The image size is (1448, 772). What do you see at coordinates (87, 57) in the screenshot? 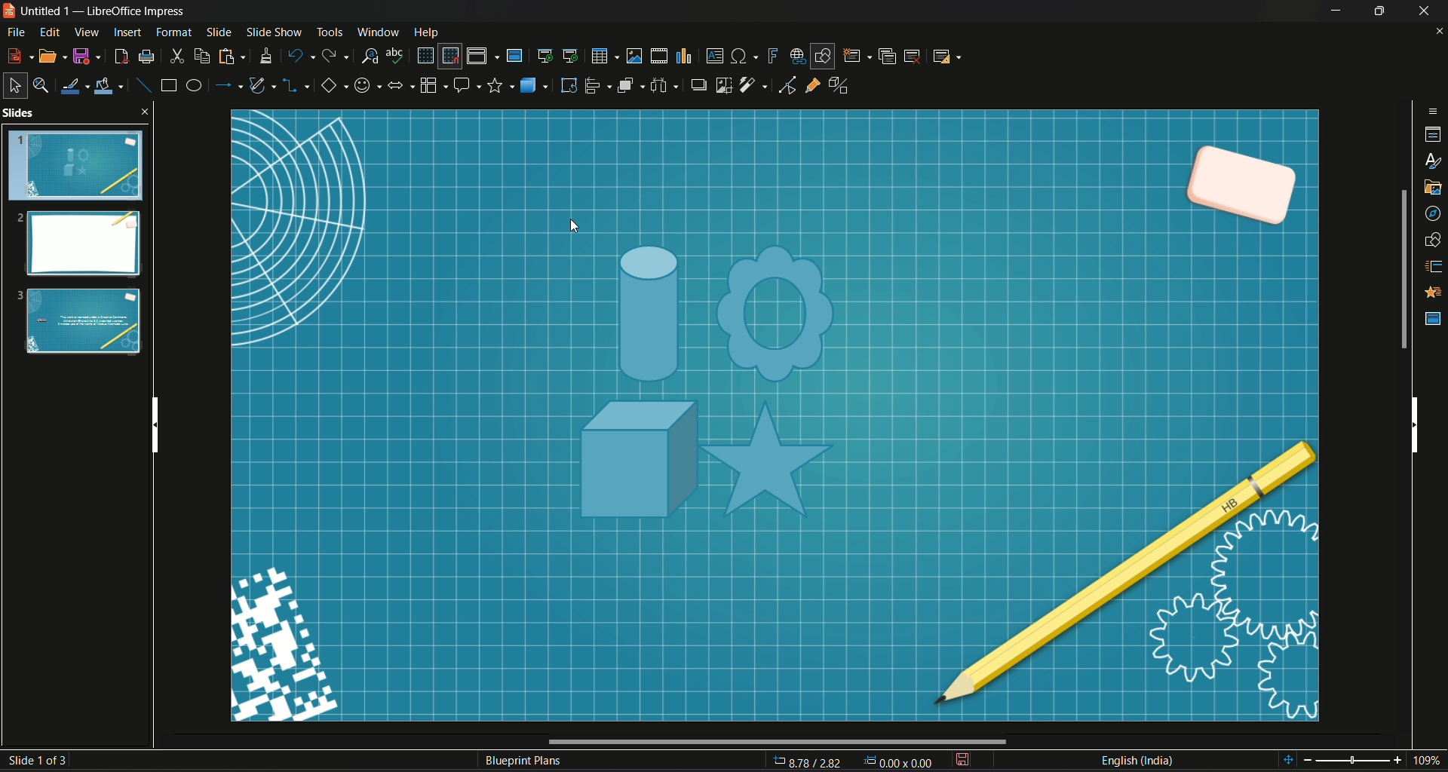
I see `Save` at bounding box center [87, 57].